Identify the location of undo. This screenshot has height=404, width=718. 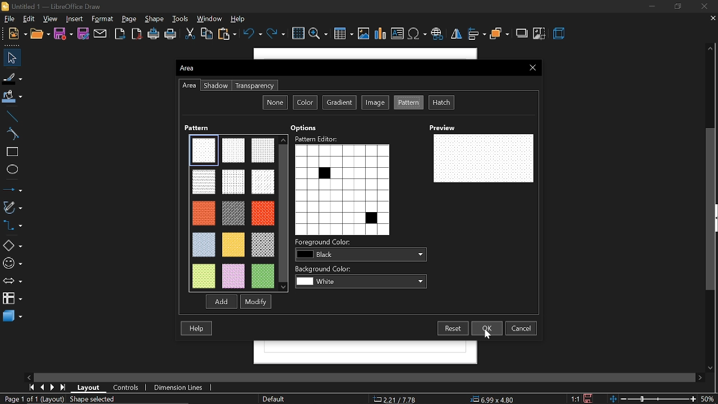
(252, 34).